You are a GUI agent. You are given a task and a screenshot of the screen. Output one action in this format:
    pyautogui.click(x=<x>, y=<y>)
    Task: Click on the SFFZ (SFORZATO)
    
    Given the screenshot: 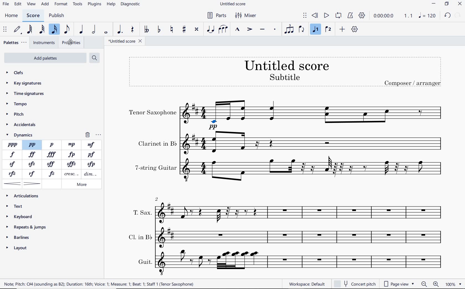 What is the action you would take?
    pyautogui.click(x=72, y=164)
    